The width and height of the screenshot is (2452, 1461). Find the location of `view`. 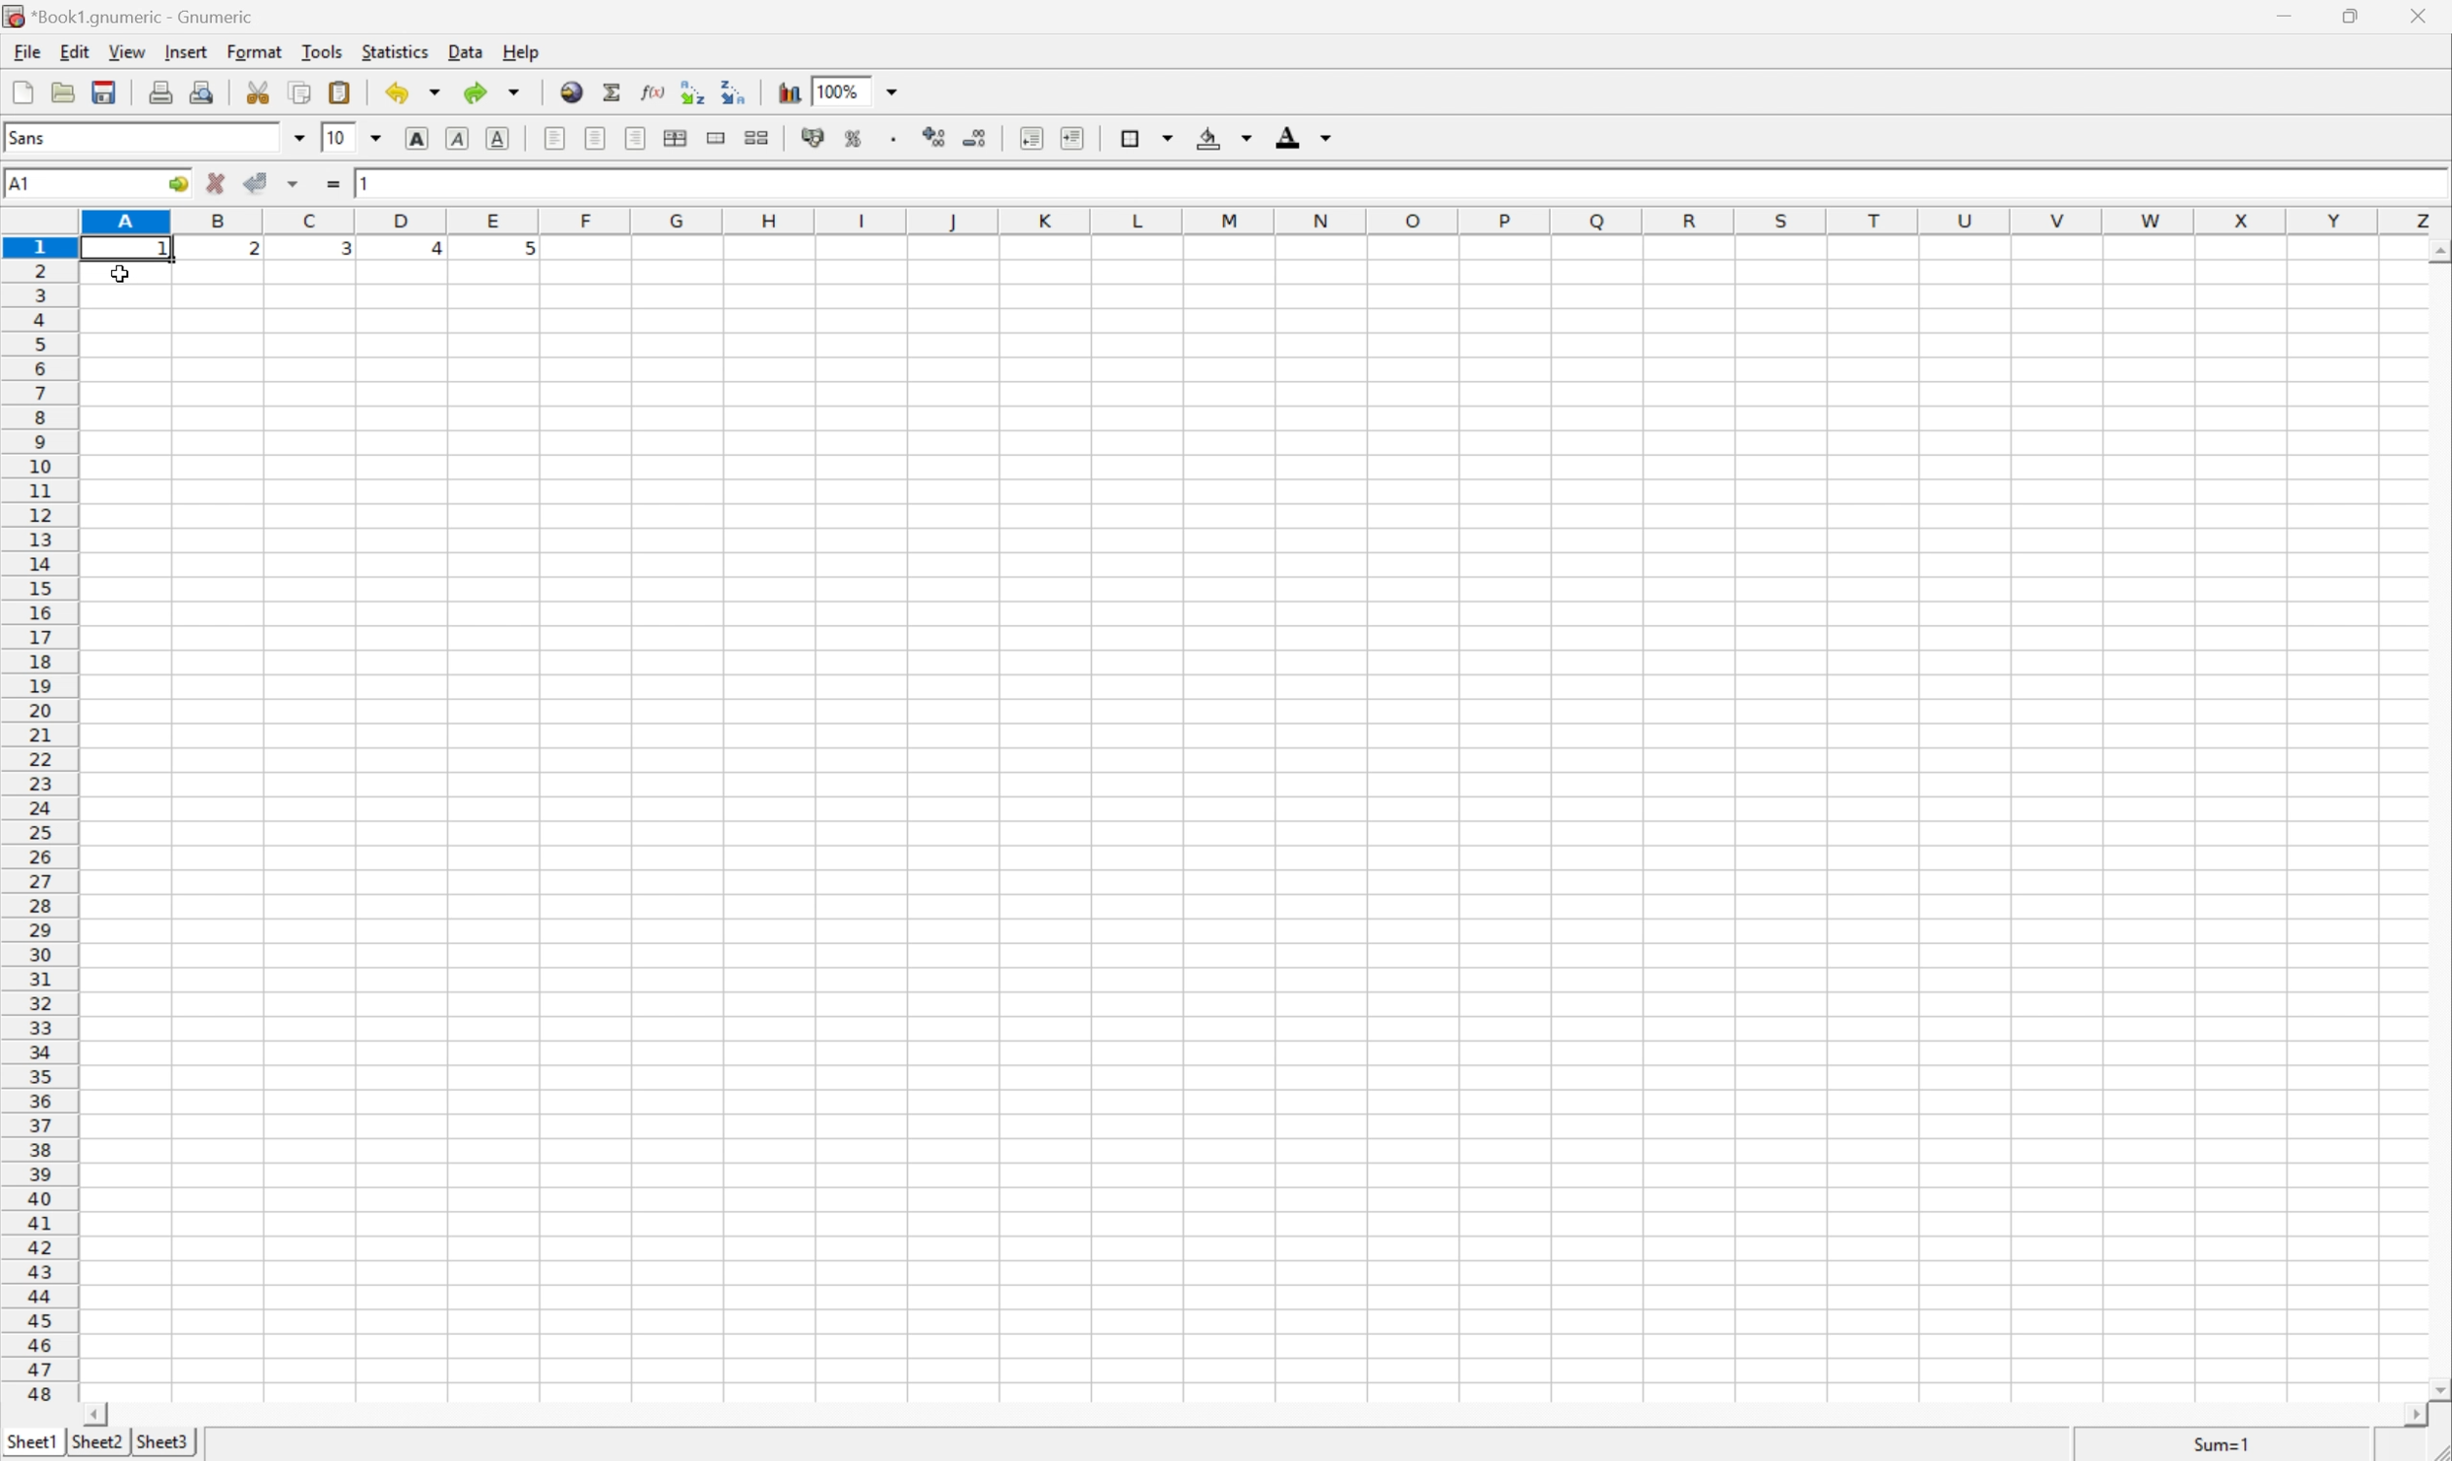

view is located at coordinates (126, 51).